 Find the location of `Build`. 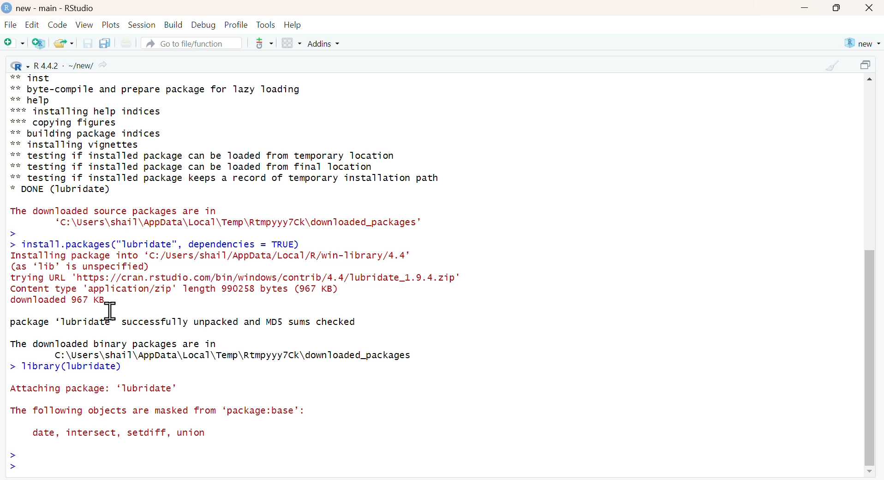

Build is located at coordinates (173, 25).